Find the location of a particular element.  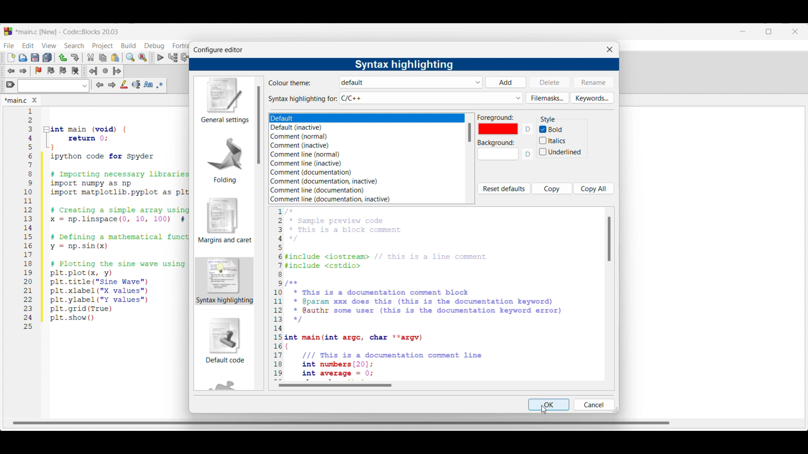

Add is located at coordinates (505, 82).